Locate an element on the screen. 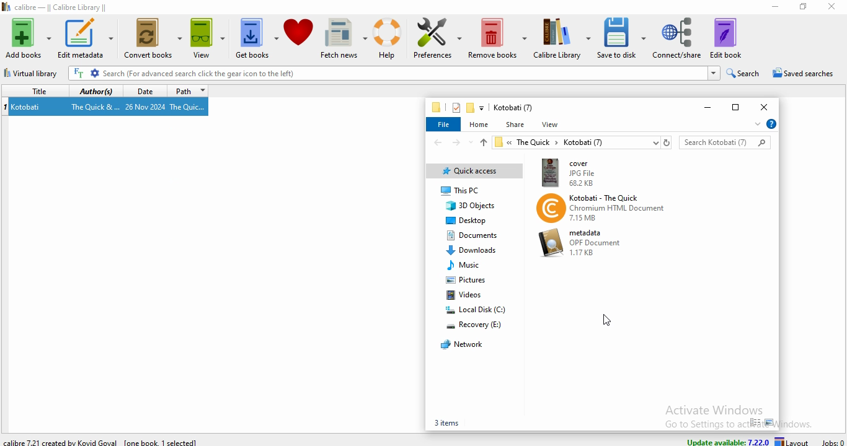 The width and height of the screenshot is (847, 446). small icon view is located at coordinates (755, 422).